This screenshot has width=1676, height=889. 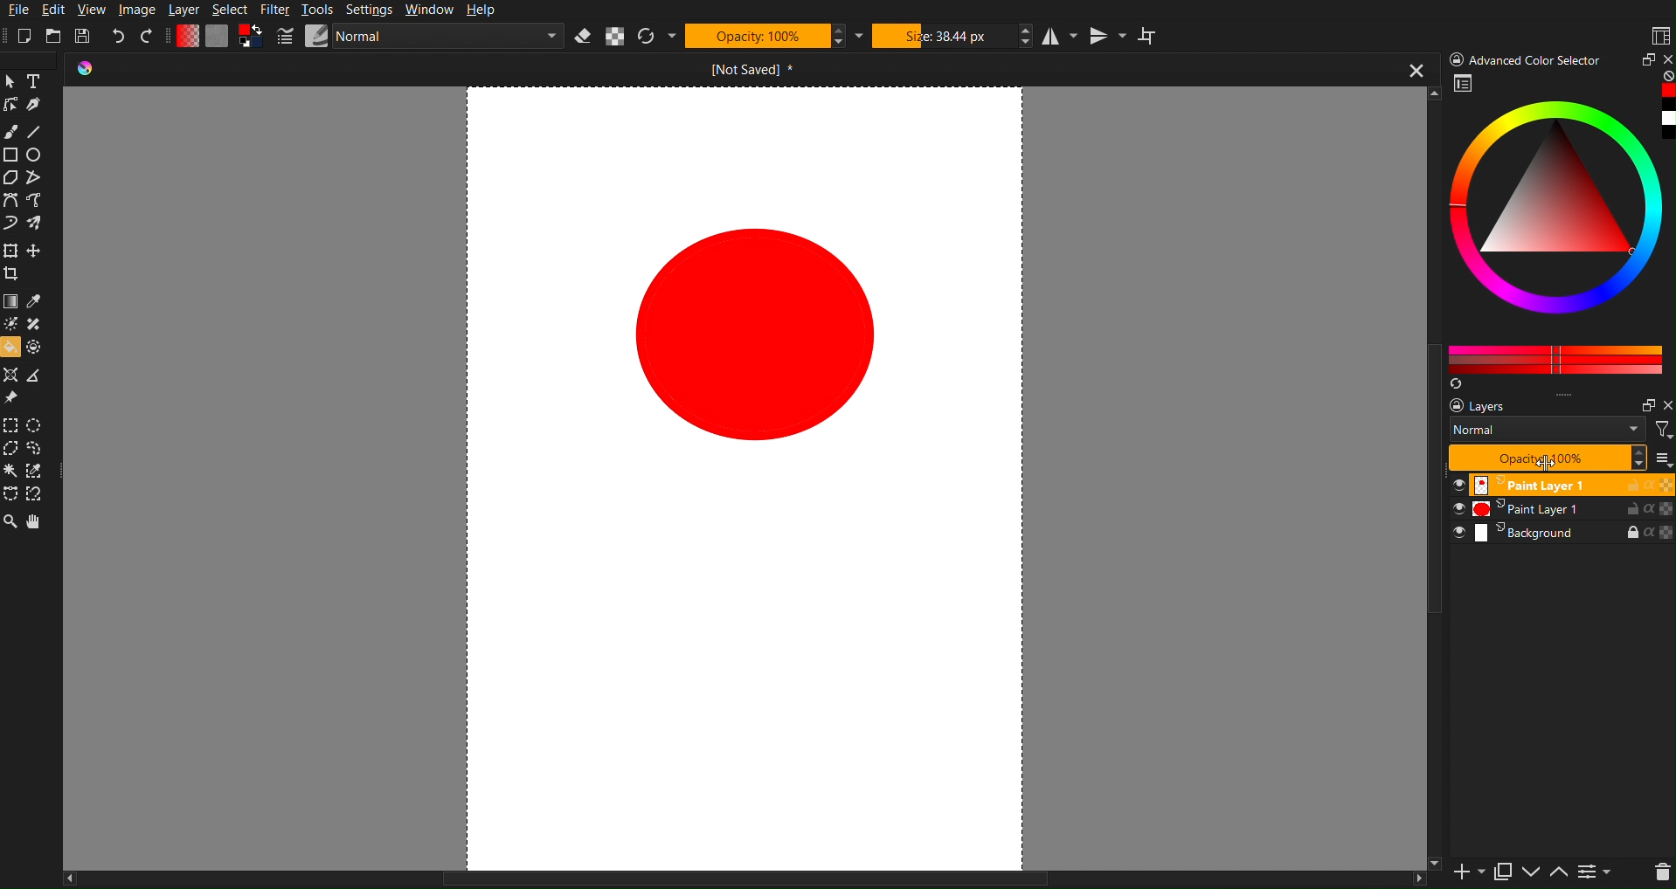 I want to click on Zoom , so click(x=10, y=522).